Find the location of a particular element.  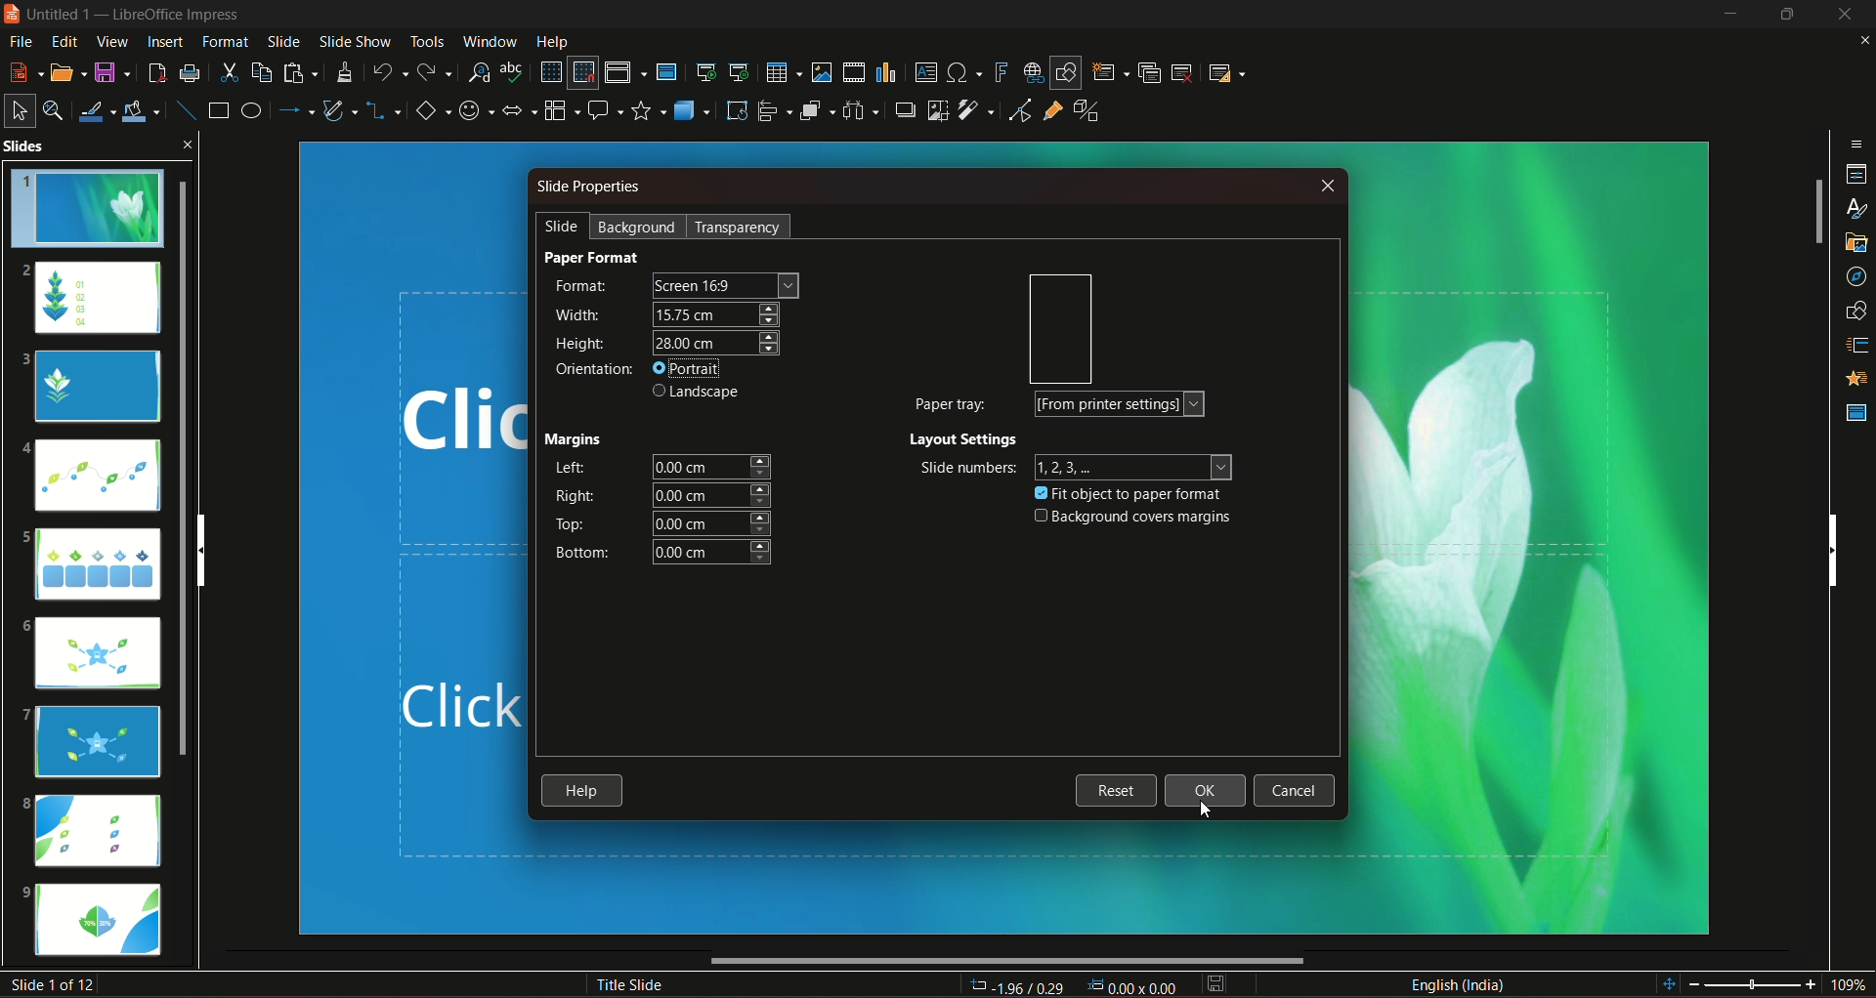

toggle extrusion is located at coordinates (1087, 112).